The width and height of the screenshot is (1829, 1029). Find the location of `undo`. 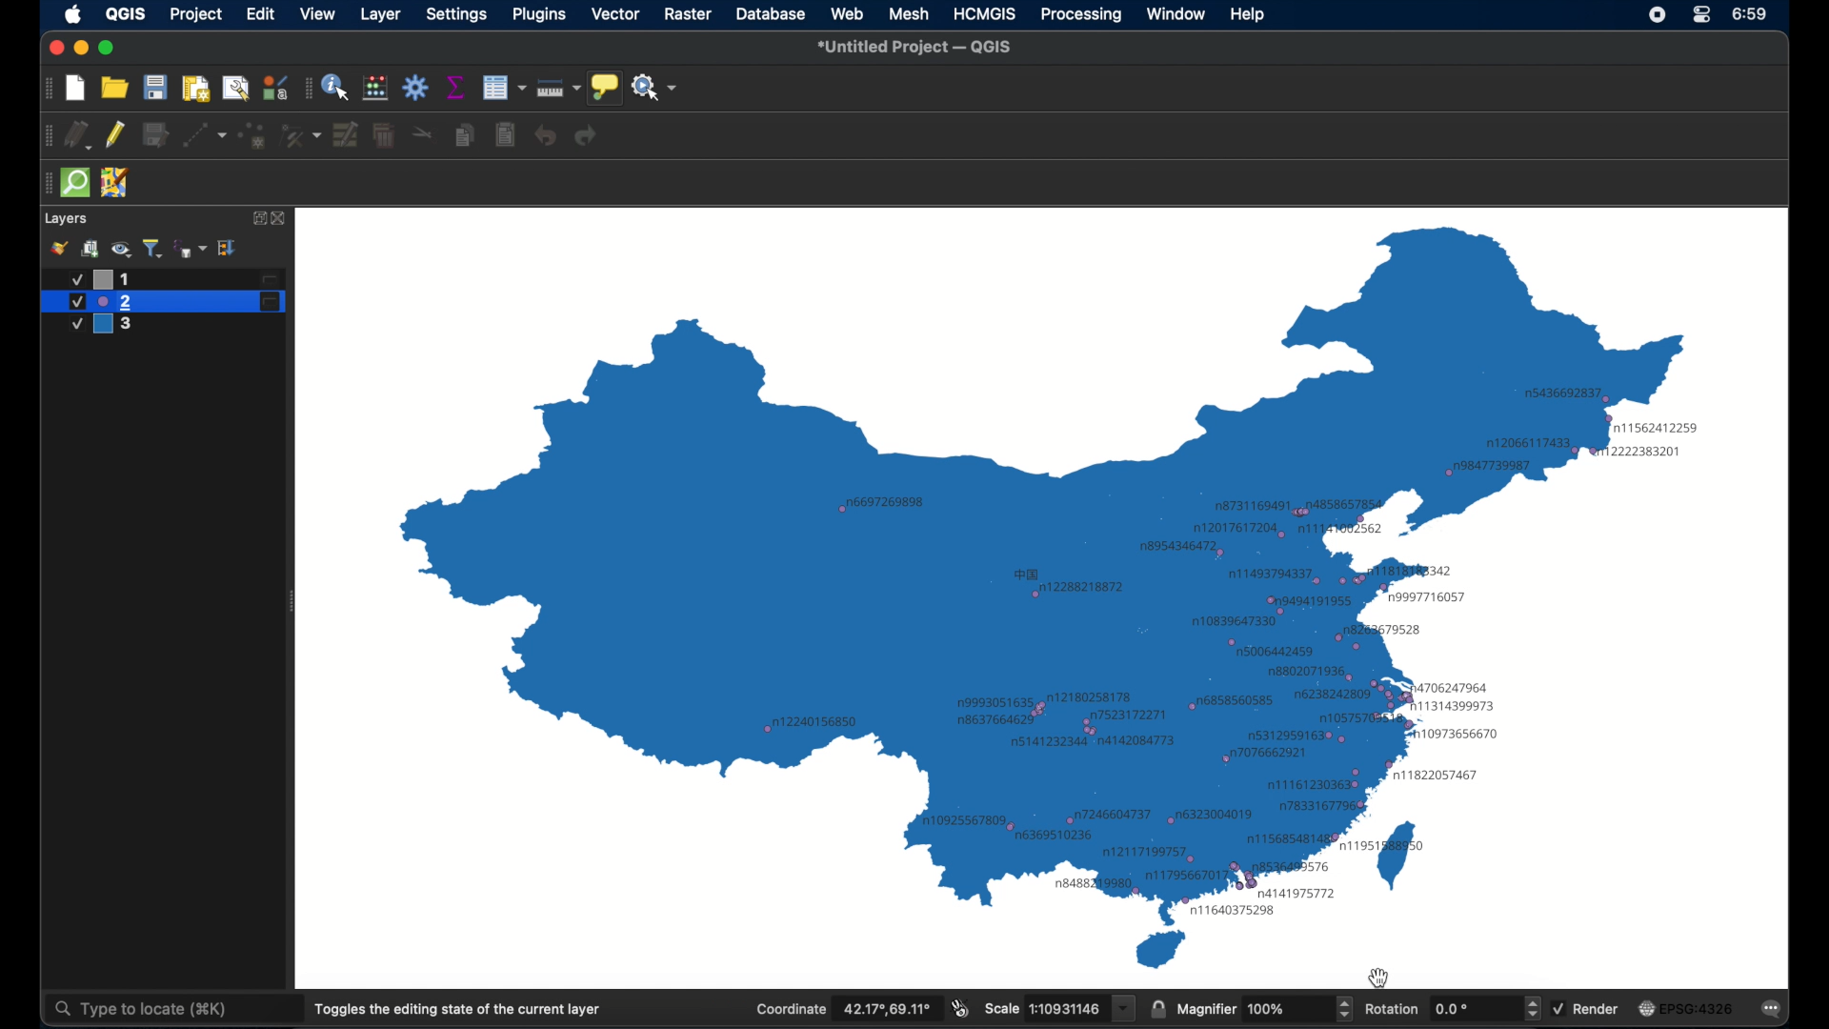

undo is located at coordinates (544, 136).